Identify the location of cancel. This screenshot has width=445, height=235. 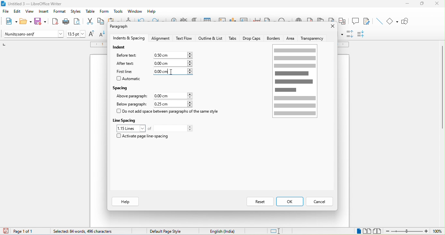
(320, 201).